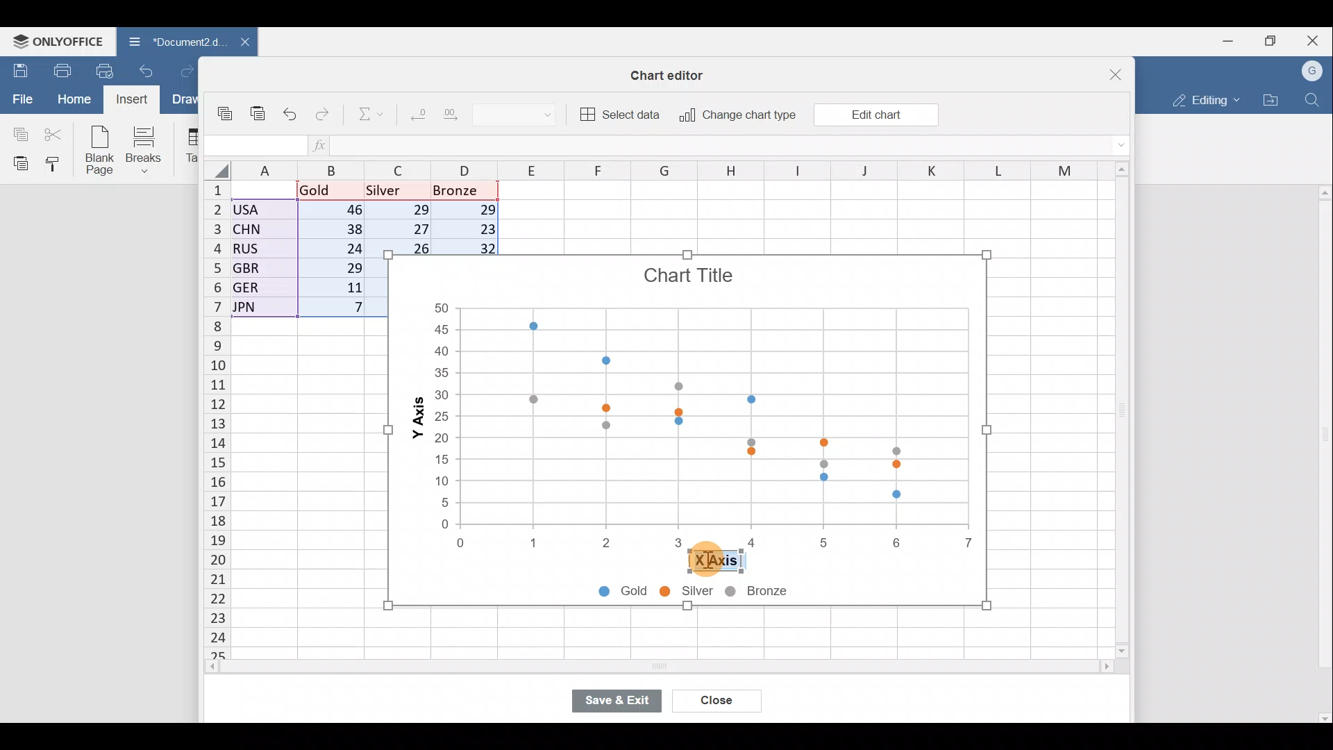 The image size is (1333, 750). Describe the element at coordinates (714, 560) in the screenshot. I see `x axis` at that location.